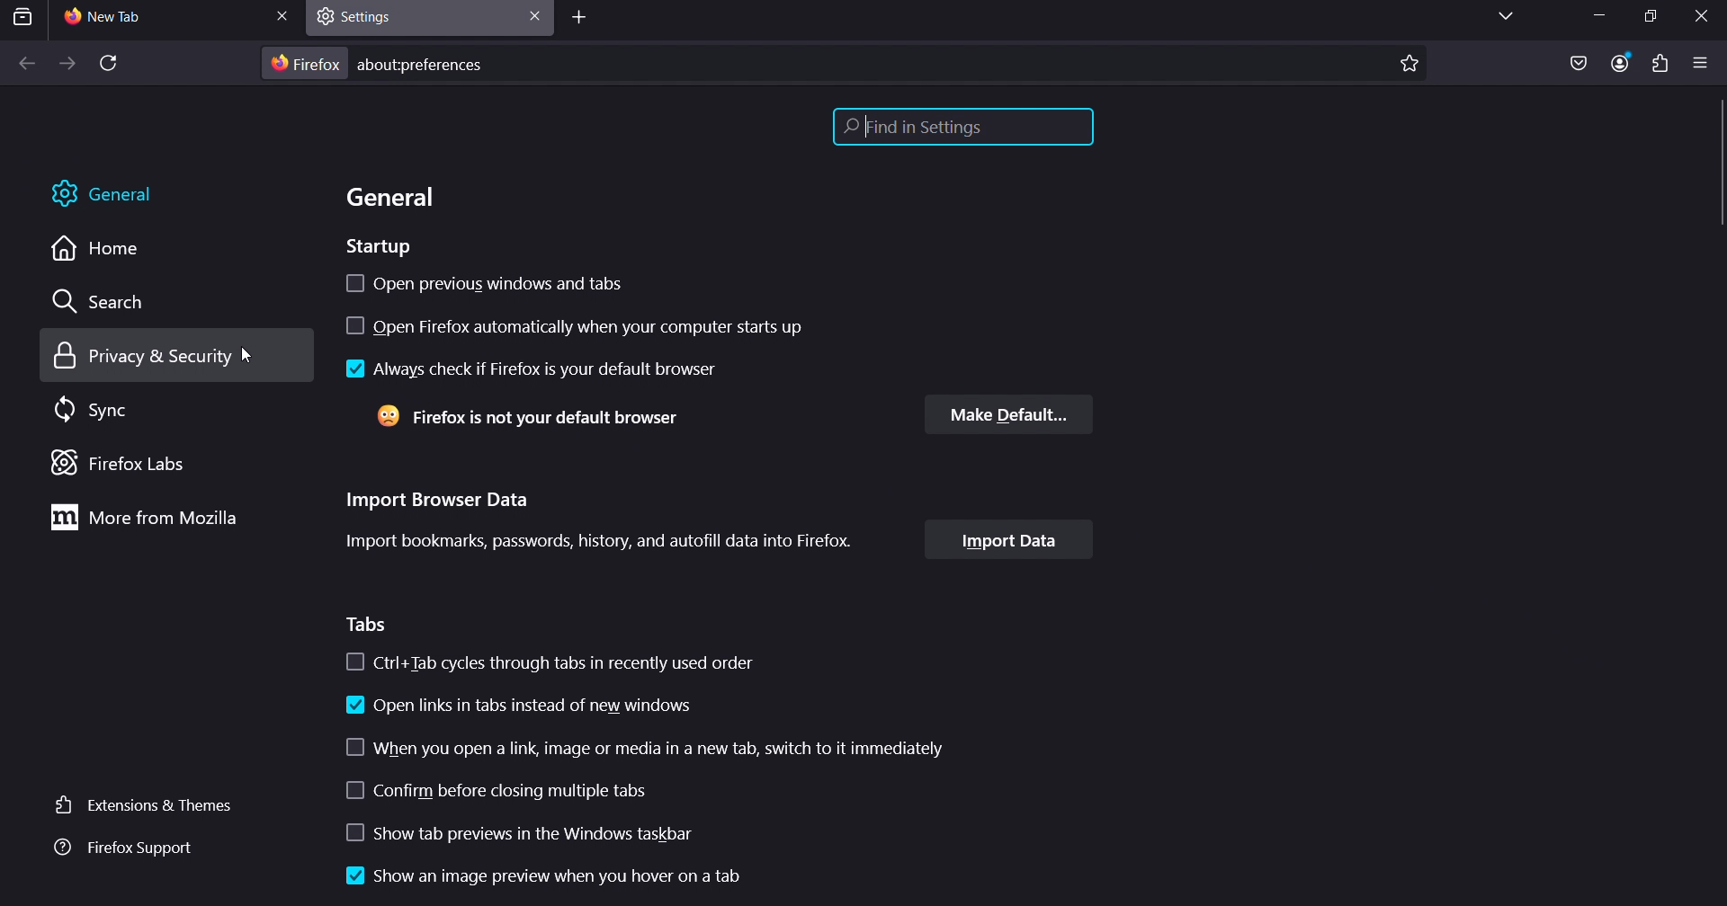 The height and width of the screenshot is (906, 1727). I want to click on always check if firefox is your default browser, so click(527, 369).